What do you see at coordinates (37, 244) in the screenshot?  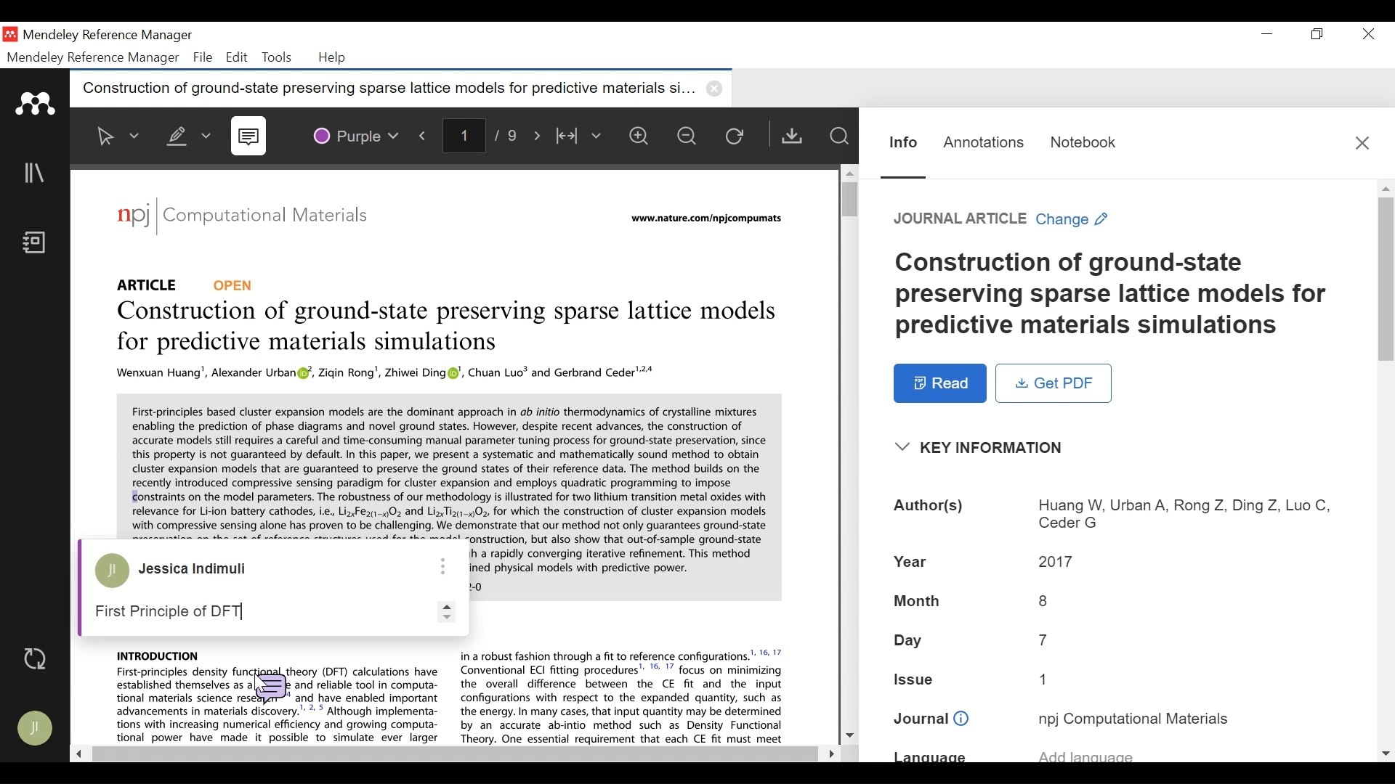 I see `Notebook` at bounding box center [37, 244].